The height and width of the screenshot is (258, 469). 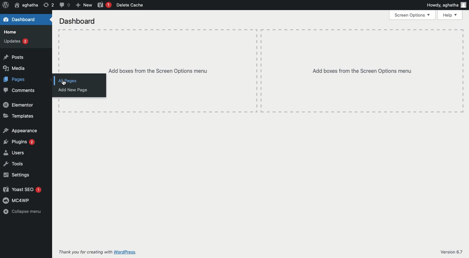 What do you see at coordinates (21, 189) in the screenshot?
I see `Yoast` at bounding box center [21, 189].